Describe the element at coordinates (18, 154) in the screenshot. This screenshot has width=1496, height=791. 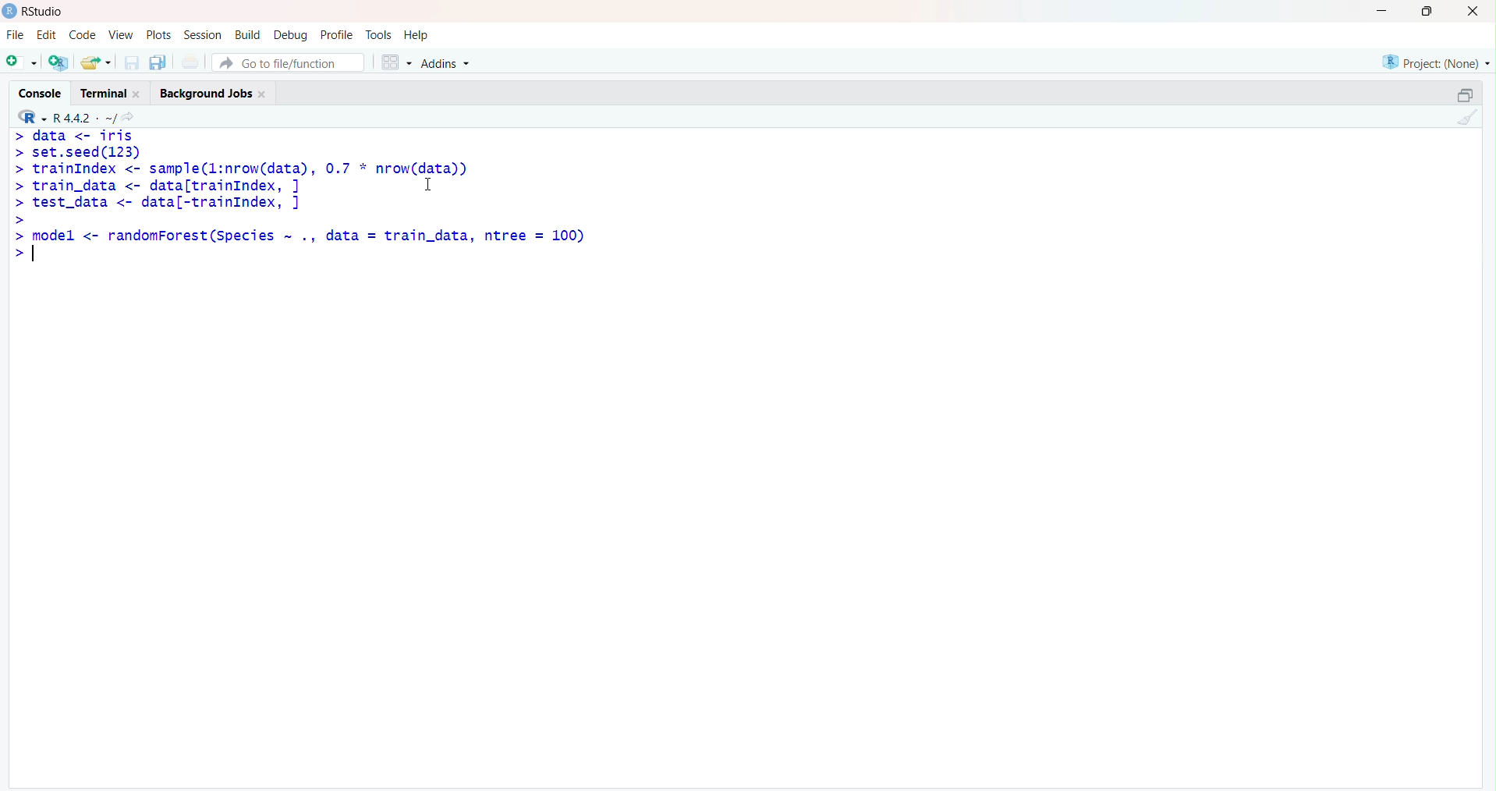
I see `Prompt cursor` at that location.